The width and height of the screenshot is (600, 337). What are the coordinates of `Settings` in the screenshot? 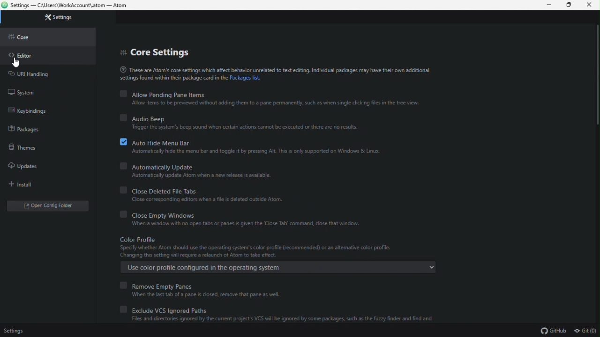 It's located at (15, 330).